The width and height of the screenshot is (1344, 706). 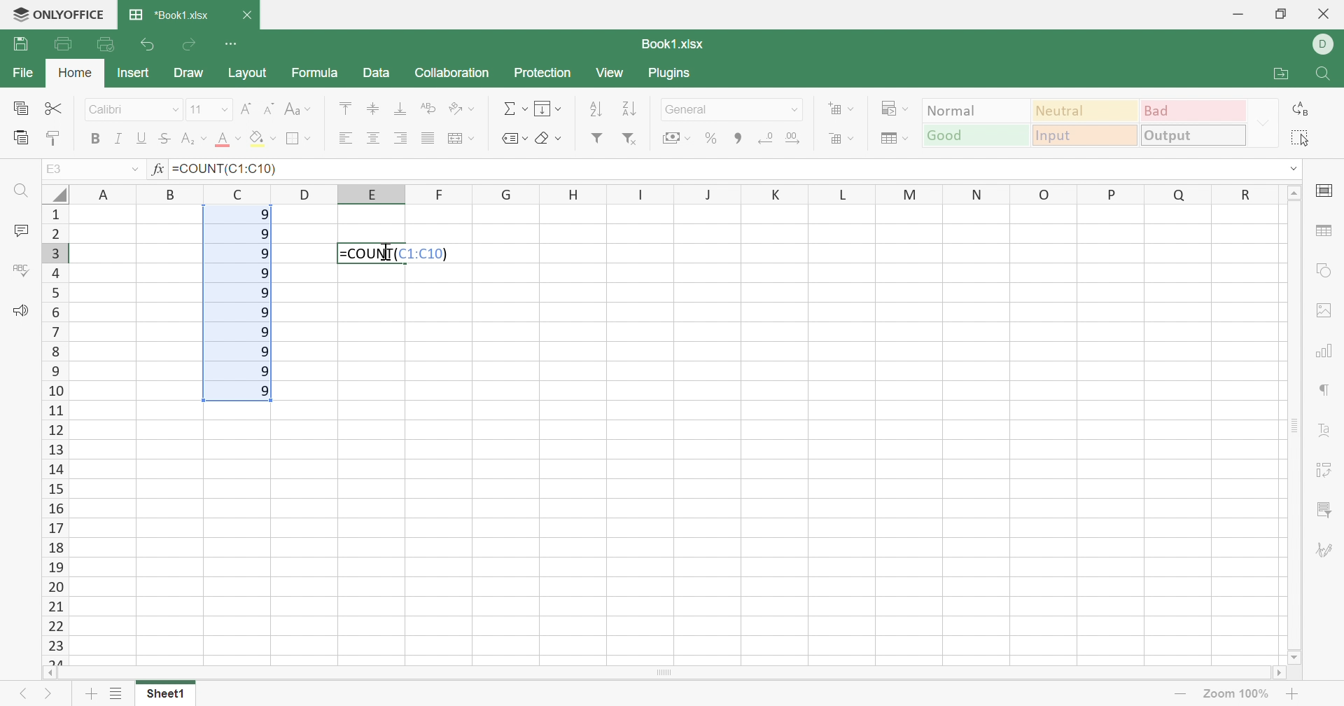 What do you see at coordinates (266, 391) in the screenshot?
I see `9` at bounding box center [266, 391].